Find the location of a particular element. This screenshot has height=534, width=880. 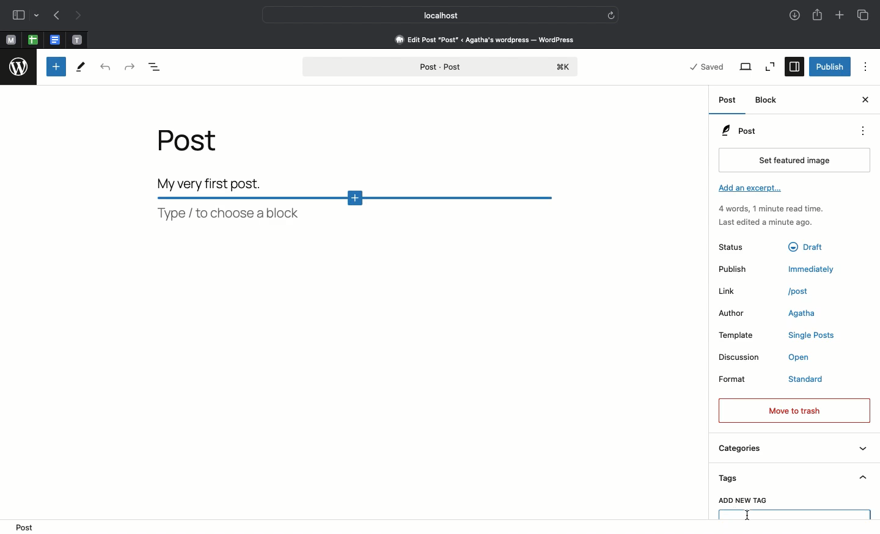

Redo is located at coordinates (128, 65).